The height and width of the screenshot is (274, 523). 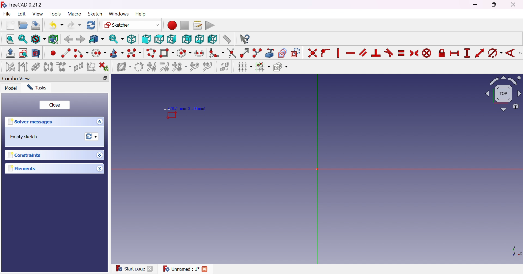 I want to click on Close, so click(x=55, y=104).